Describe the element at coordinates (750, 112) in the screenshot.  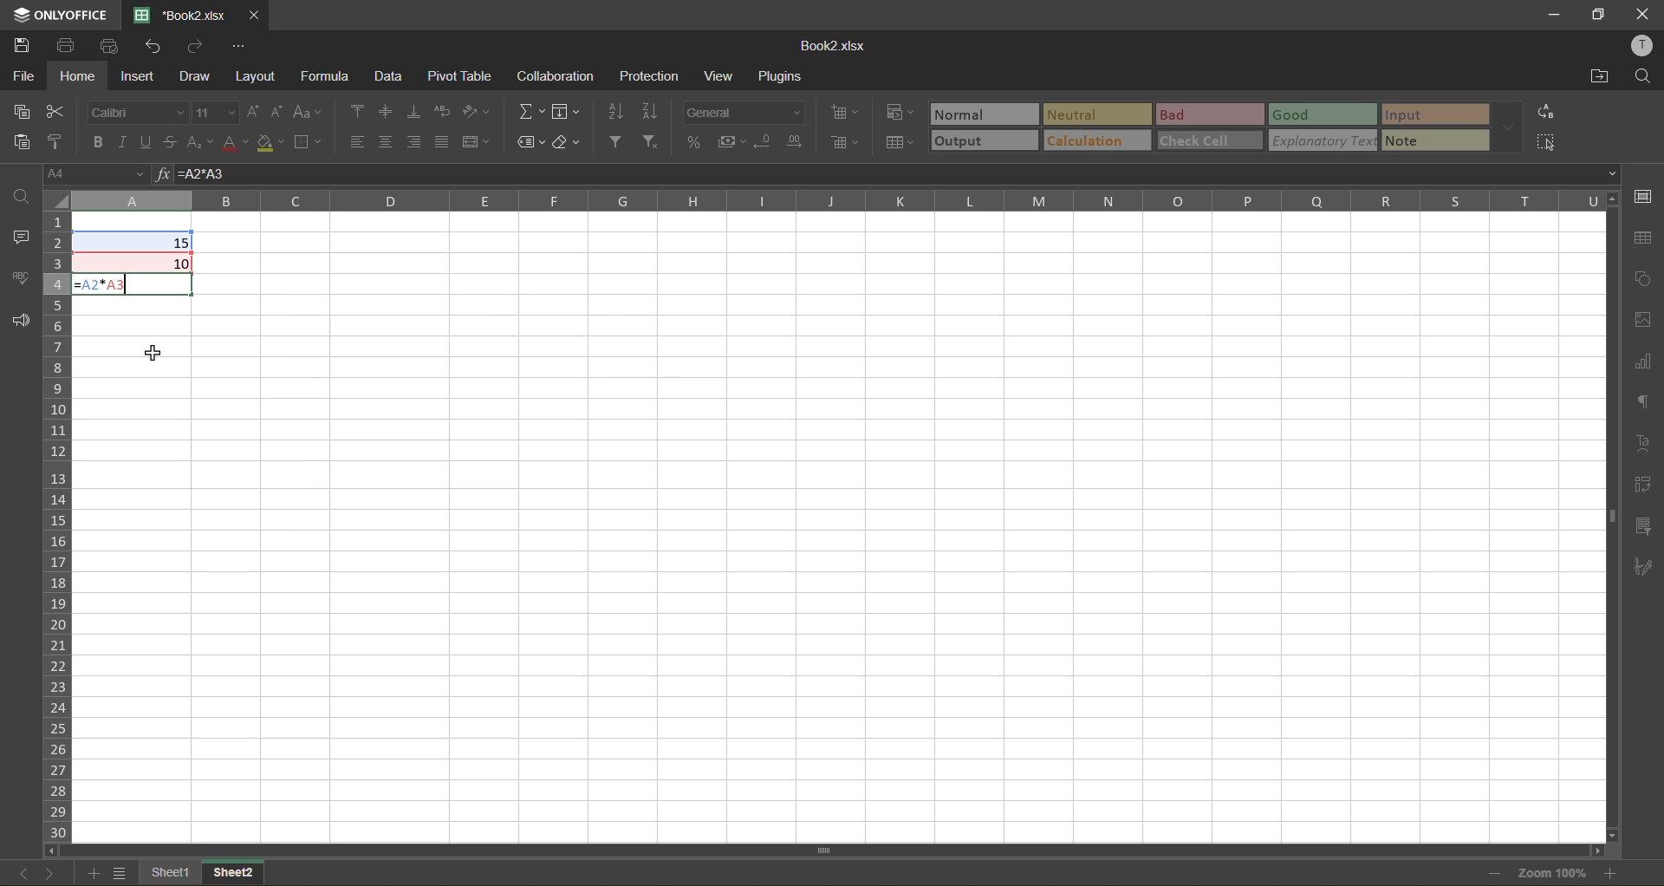
I see `number format` at that location.